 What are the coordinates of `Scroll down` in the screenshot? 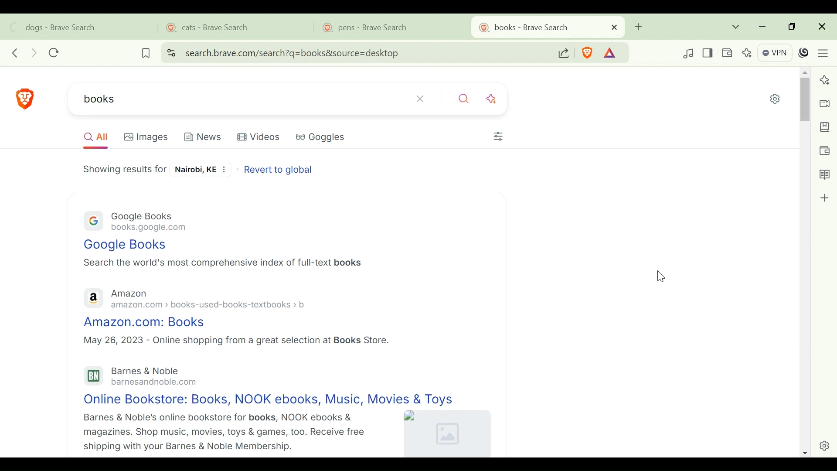 It's located at (808, 453).